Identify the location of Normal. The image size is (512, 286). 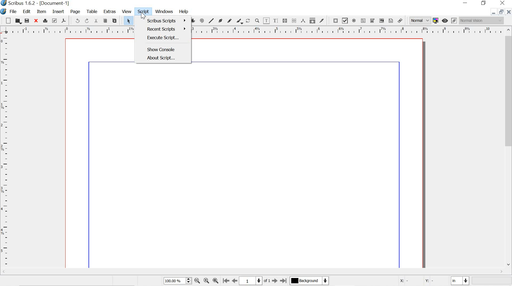
(419, 21).